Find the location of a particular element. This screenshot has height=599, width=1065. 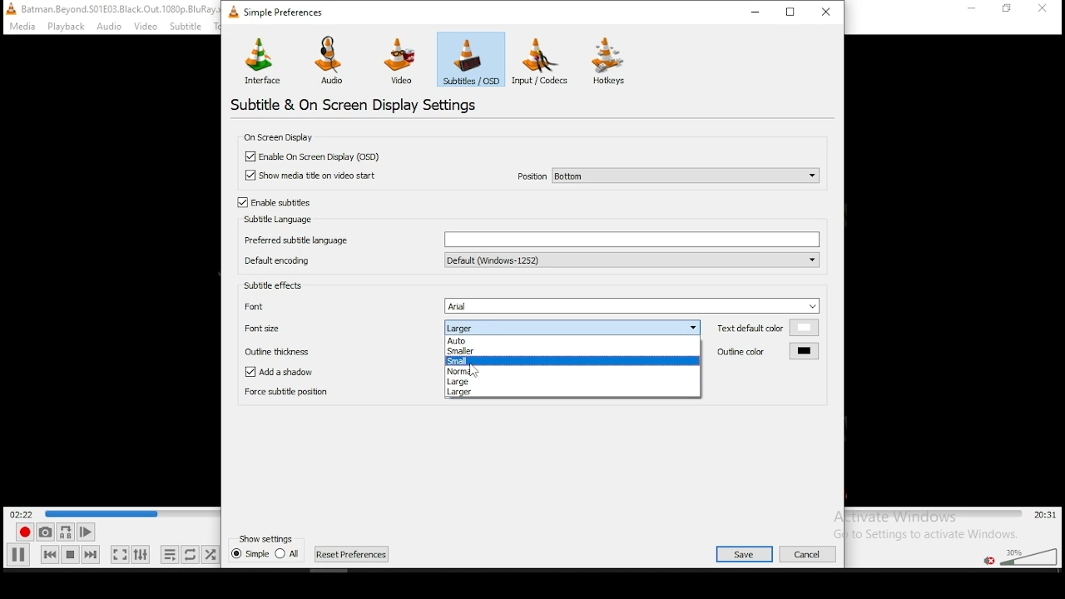

next chapter is located at coordinates (352, 554).